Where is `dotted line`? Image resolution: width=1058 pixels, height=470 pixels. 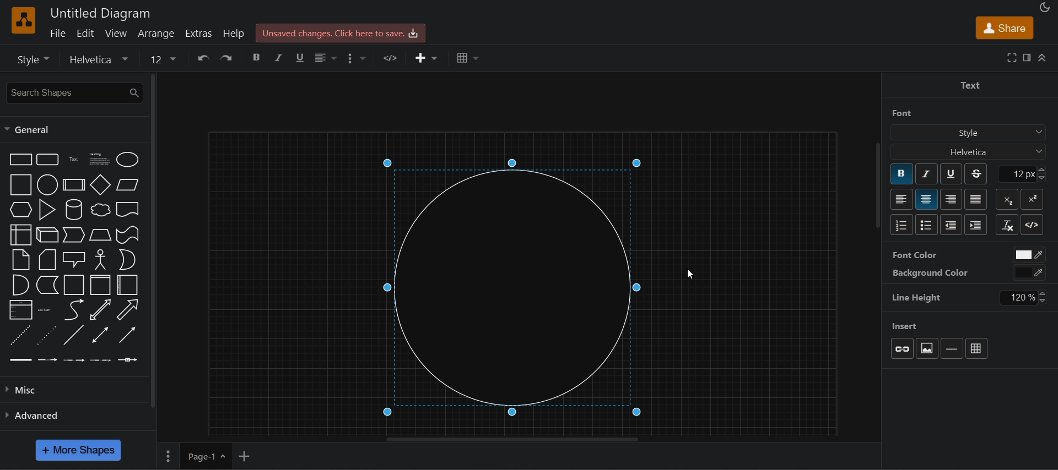 dotted line is located at coordinates (48, 336).